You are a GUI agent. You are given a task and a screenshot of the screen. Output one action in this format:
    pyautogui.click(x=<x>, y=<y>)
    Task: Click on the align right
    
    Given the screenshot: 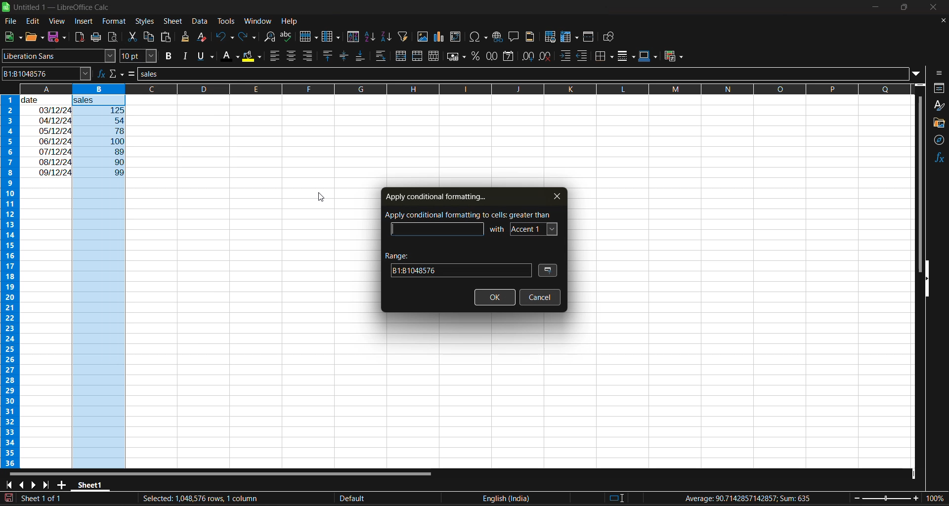 What is the action you would take?
    pyautogui.click(x=308, y=55)
    